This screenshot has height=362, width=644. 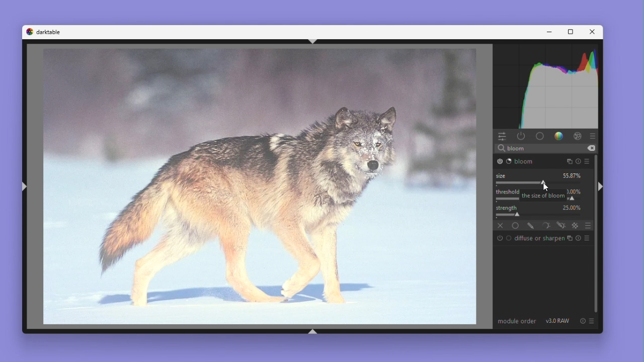 I want to click on Diffuse or sharpen, so click(x=538, y=238).